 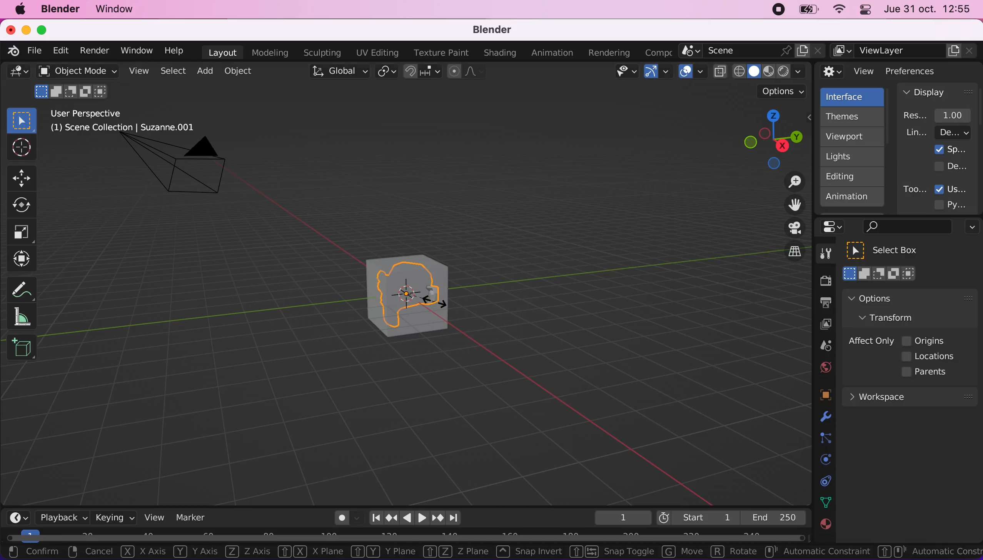 I want to click on objects, so click(x=816, y=396).